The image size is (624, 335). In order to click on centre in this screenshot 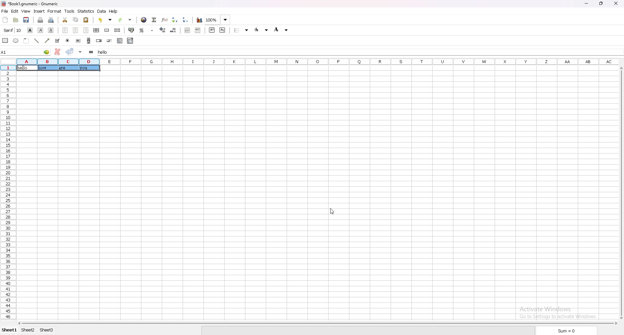, I will do `click(76, 30)`.